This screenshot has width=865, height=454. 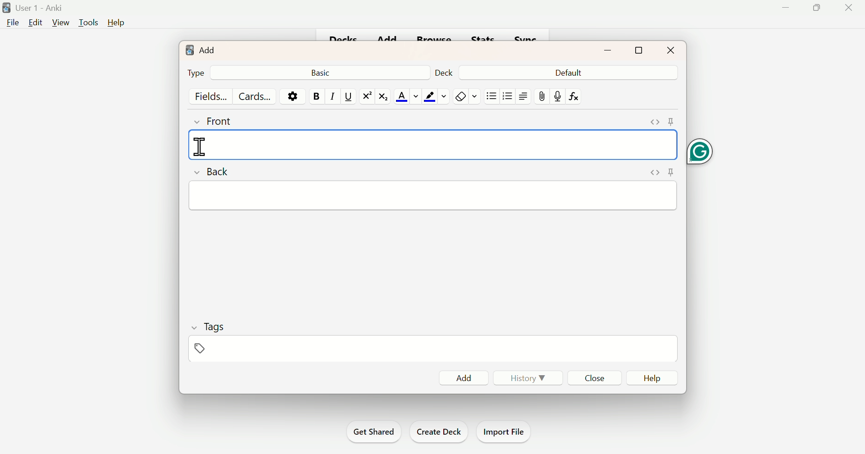 I want to click on Edit, so click(x=36, y=24).